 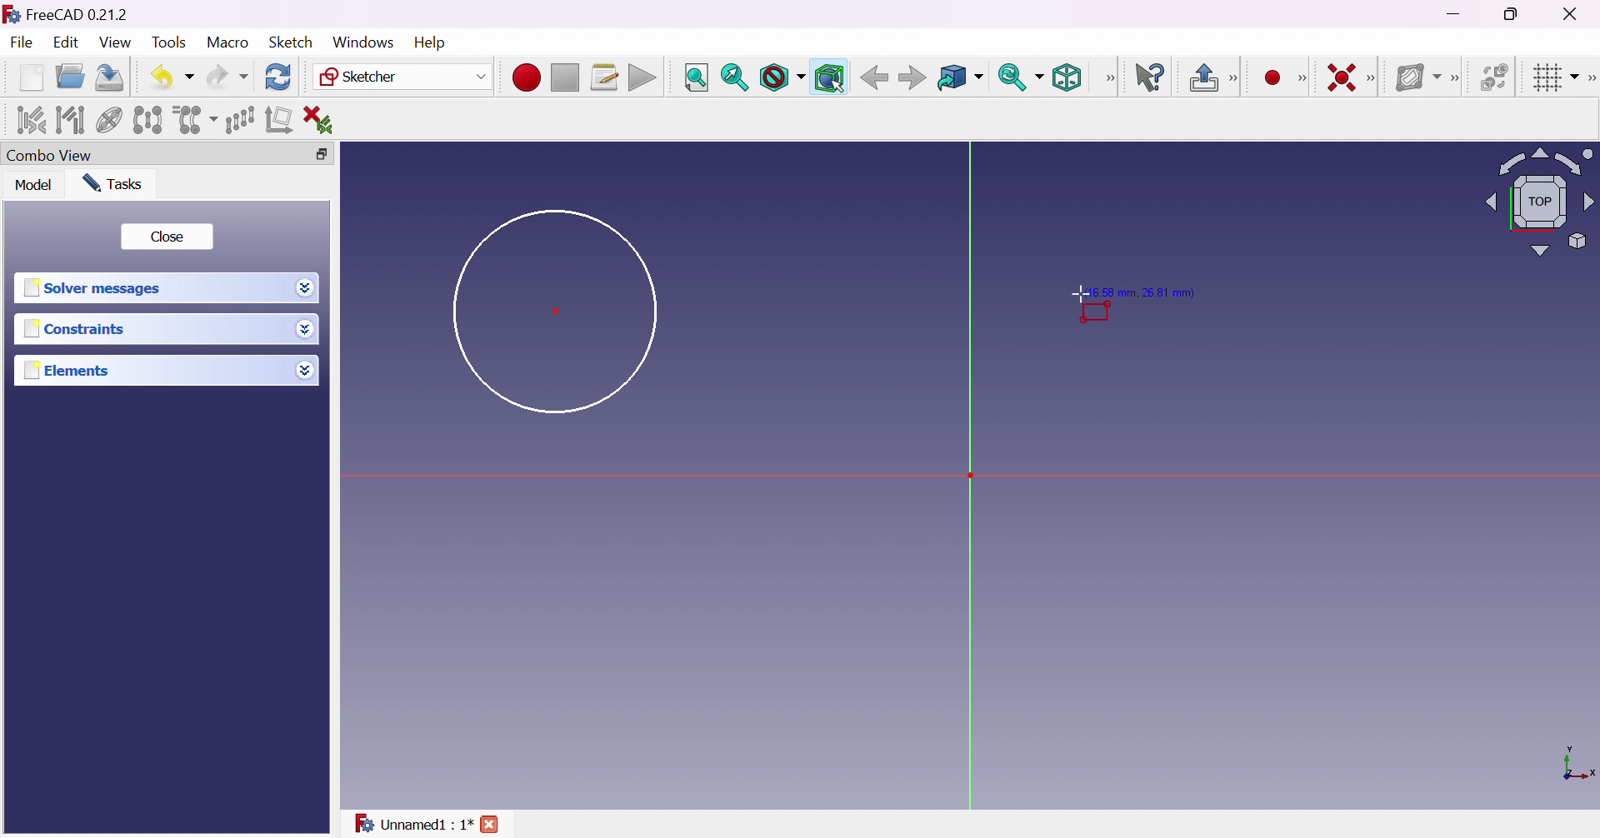 What do you see at coordinates (1093, 303) in the screenshot?
I see `Cursor` at bounding box center [1093, 303].